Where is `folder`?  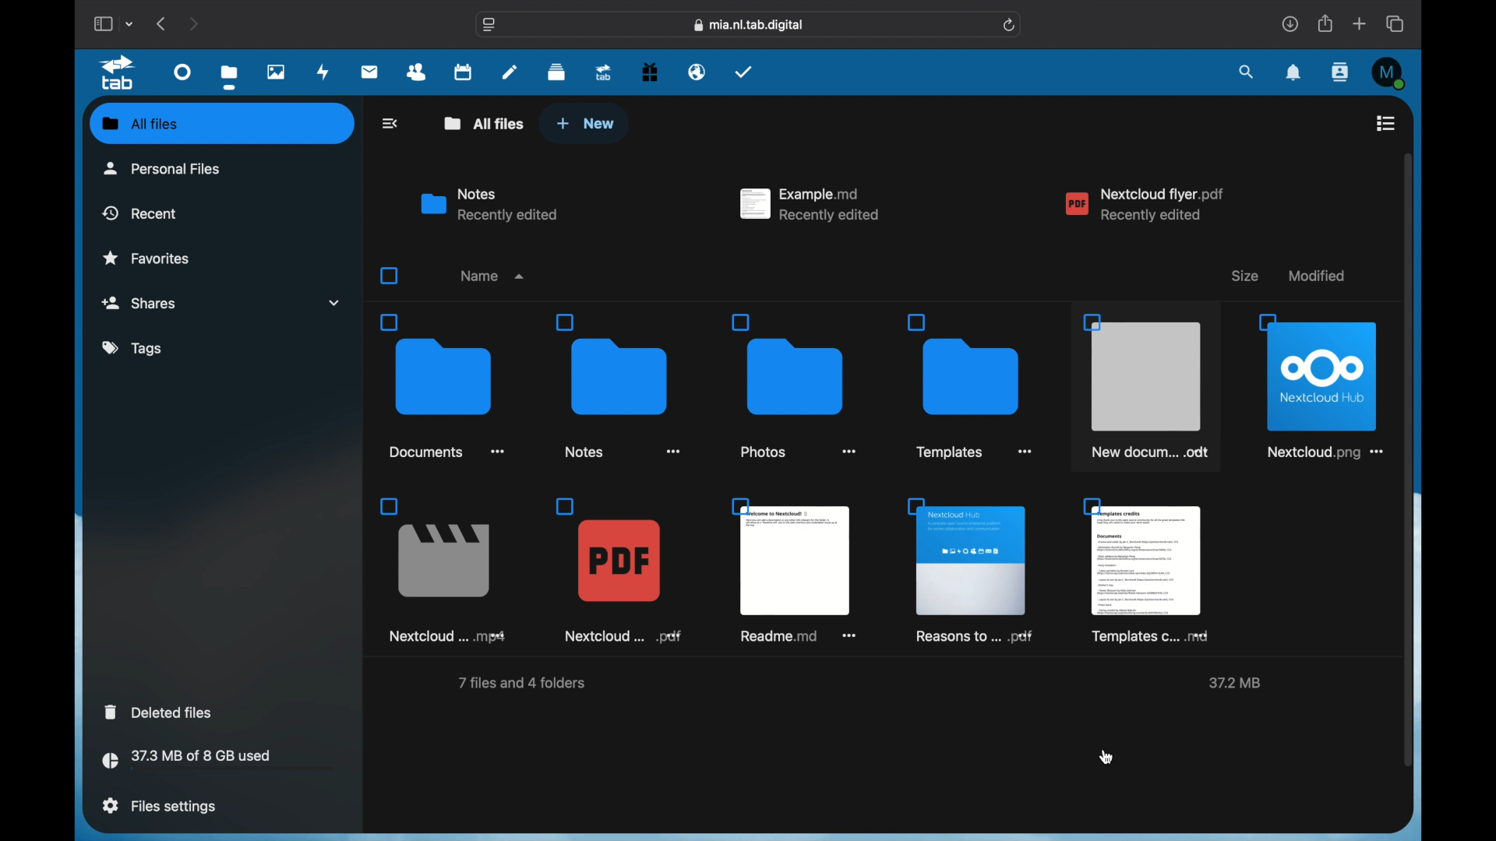
folder is located at coordinates (443, 385).